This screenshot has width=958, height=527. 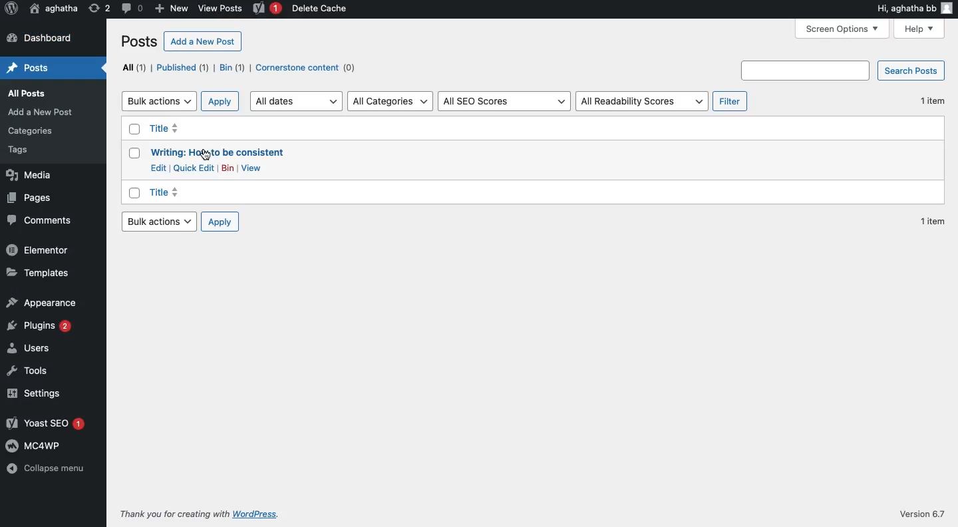 I want to click on Bin (1), so click(x=232, y=67).